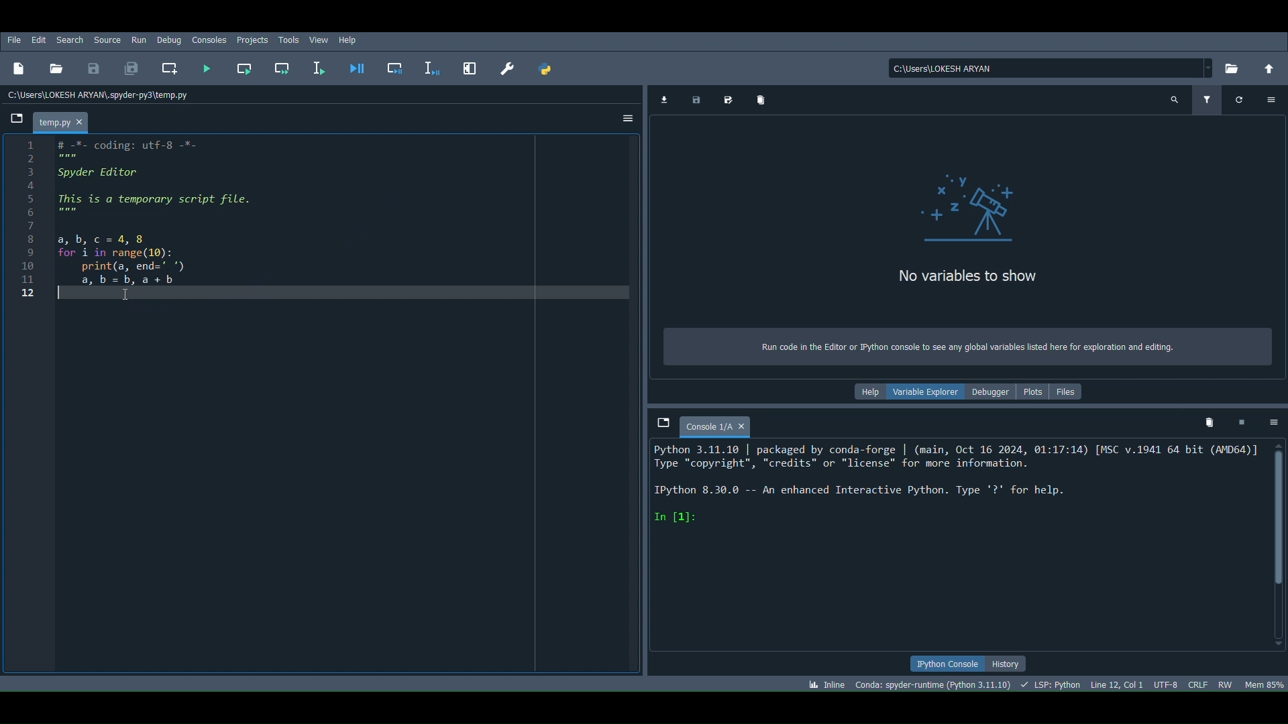 The image size is (1288, 724). What do you see at coordinates (551, 70) in the screenshot?
I see `PYTHONPATH manager` at bounding box center [551, 70].